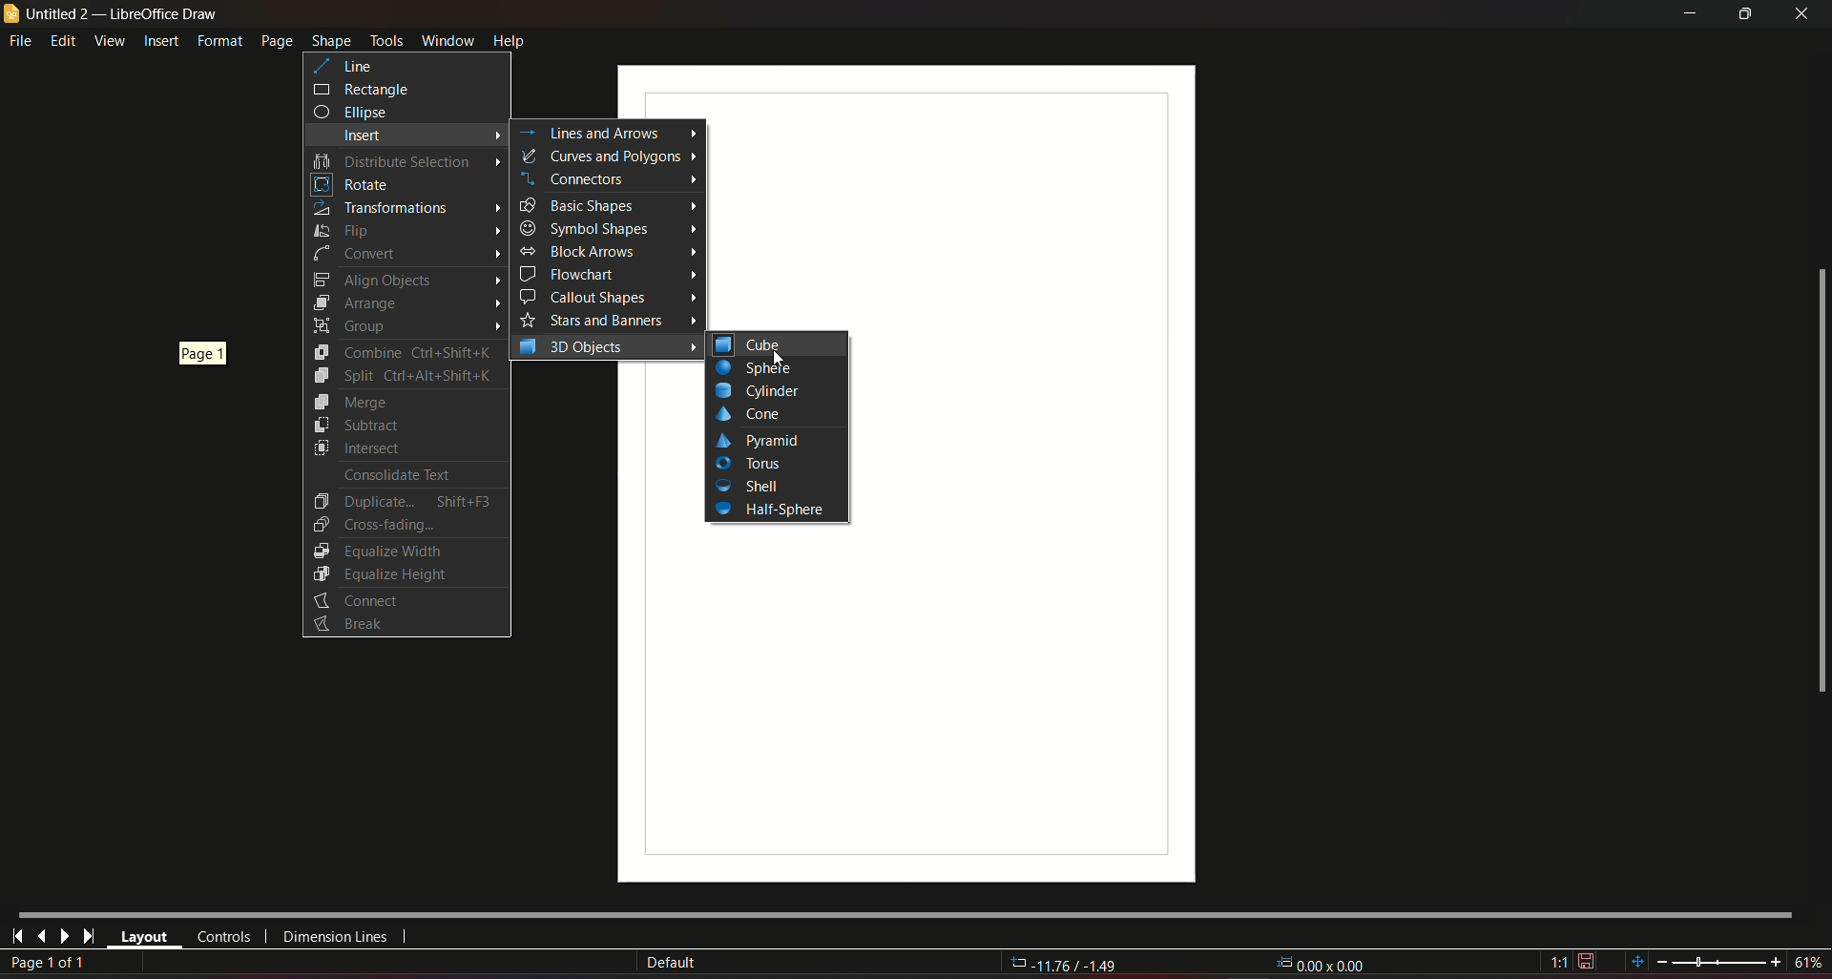 The image size is (1832, 979). I want to click on Tools, so click(754, 465).